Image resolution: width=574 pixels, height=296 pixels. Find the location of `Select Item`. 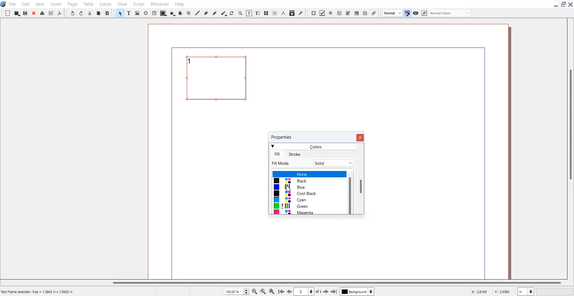

Select Item is located at coordinates (120, 13).